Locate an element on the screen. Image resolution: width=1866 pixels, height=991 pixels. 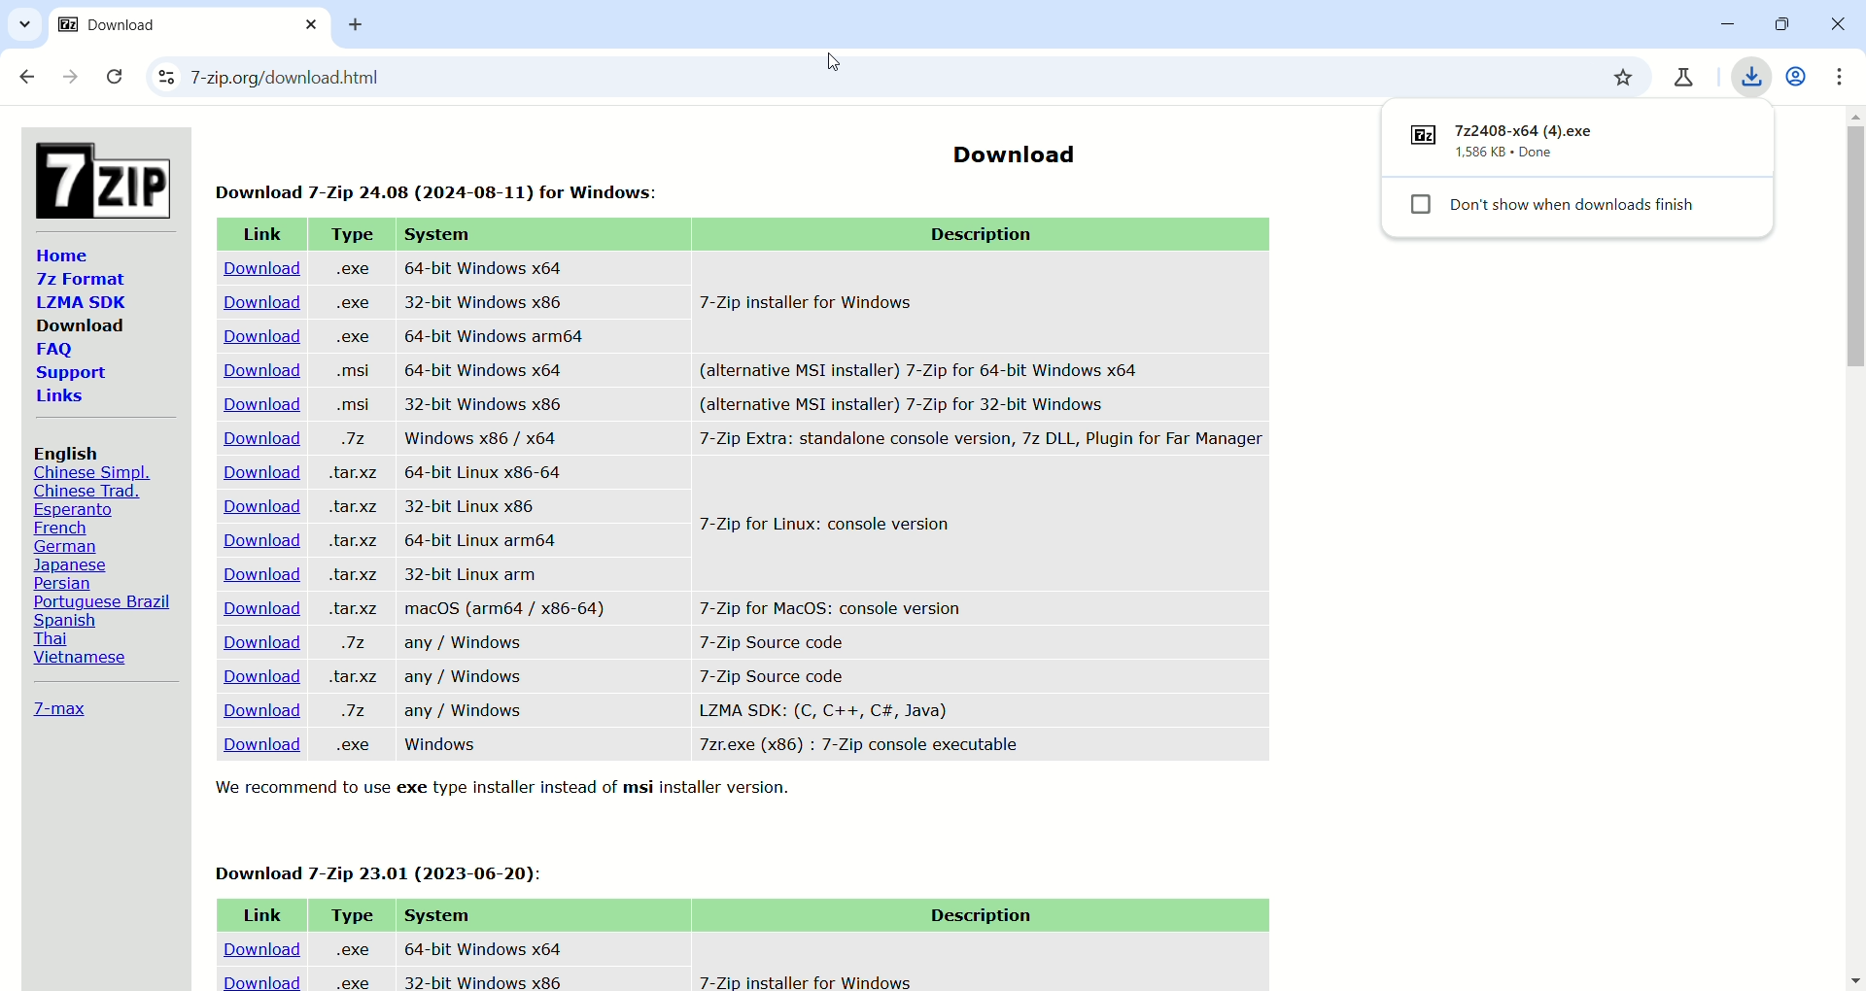
Download is located at coordinates (259, 301).